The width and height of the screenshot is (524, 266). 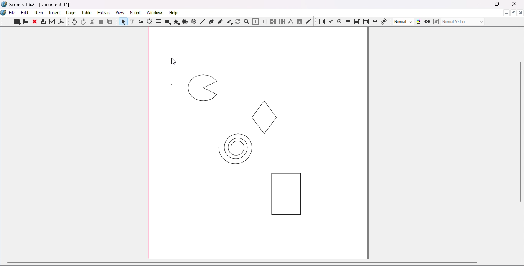 I want to click on Print, so click(x=43, y=23).